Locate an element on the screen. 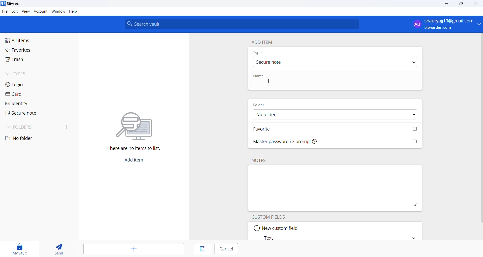 This screenshot has width=483, height=257. favorites is located at coordinates (26, 51).